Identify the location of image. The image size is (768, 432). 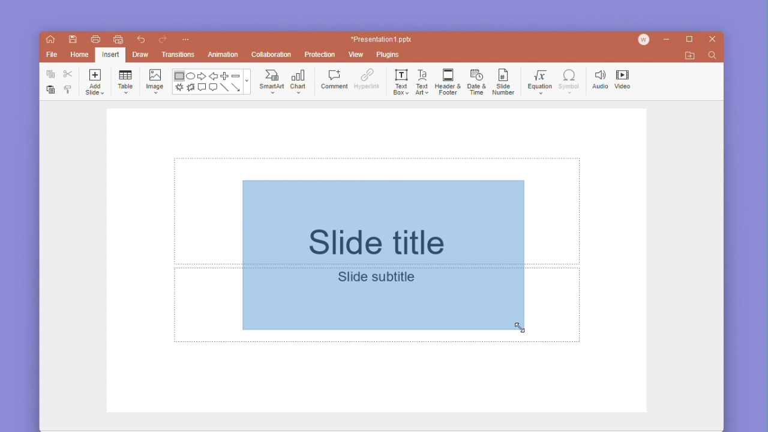
(155, 81).